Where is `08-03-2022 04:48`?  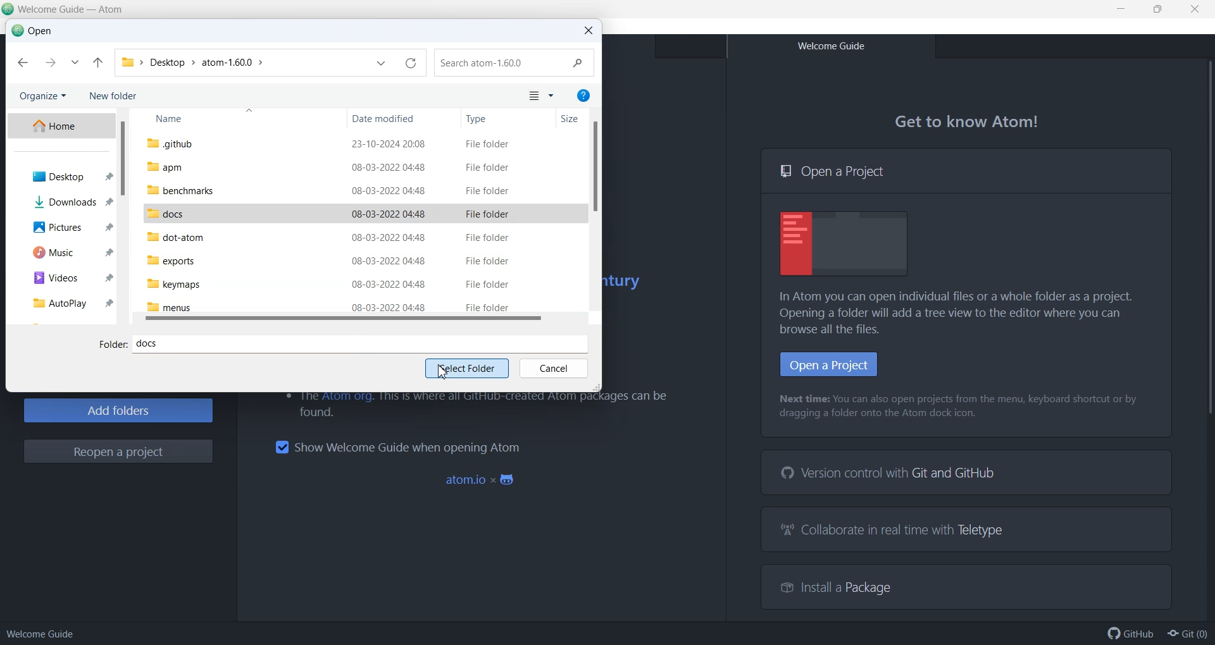
08-03-2022 04:48 is located at coordinates (390, 191).